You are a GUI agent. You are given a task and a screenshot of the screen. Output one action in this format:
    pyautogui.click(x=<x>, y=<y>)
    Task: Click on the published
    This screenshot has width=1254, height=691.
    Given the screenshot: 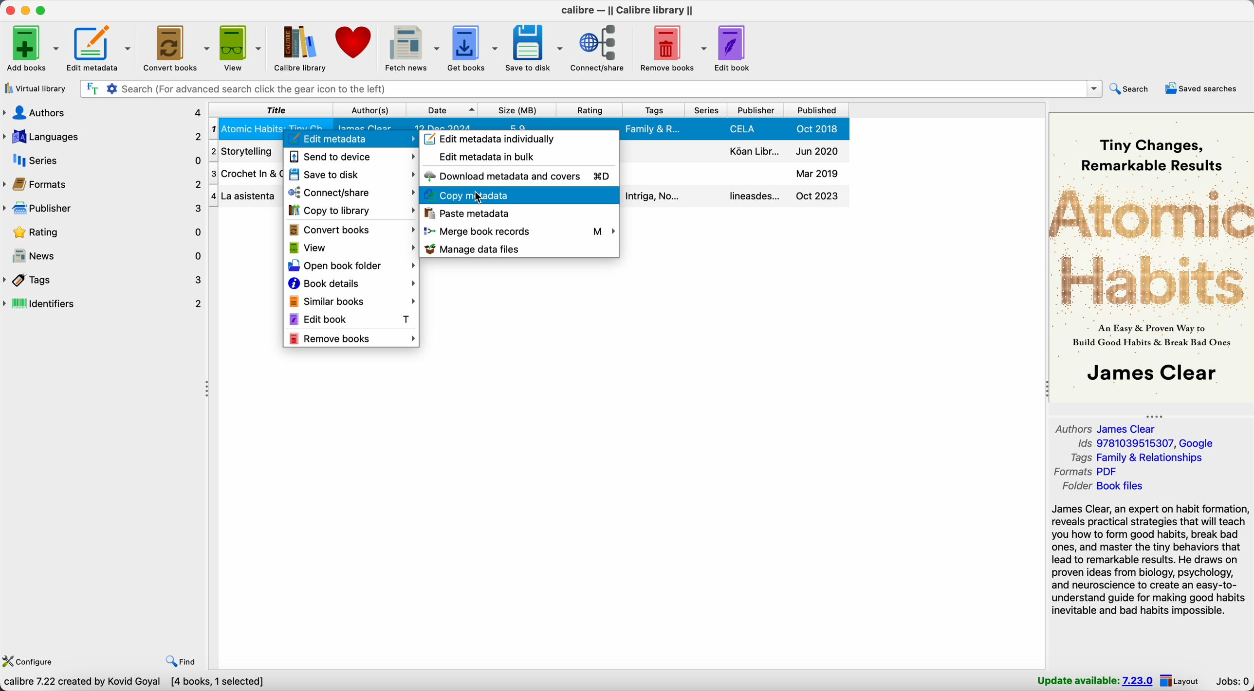 What is the action you would take?
    pyautogui.click(x=816, y=110)
    